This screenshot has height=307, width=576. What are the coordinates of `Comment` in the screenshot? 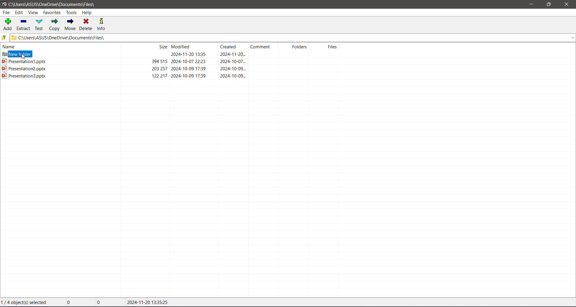 It's located at (265, 47).